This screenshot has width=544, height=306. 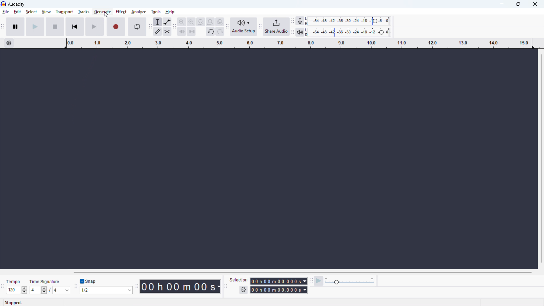 What do you see at coordinates (55, 27) in the screenshot?
I see `stop` at bounding box center [55, 27].